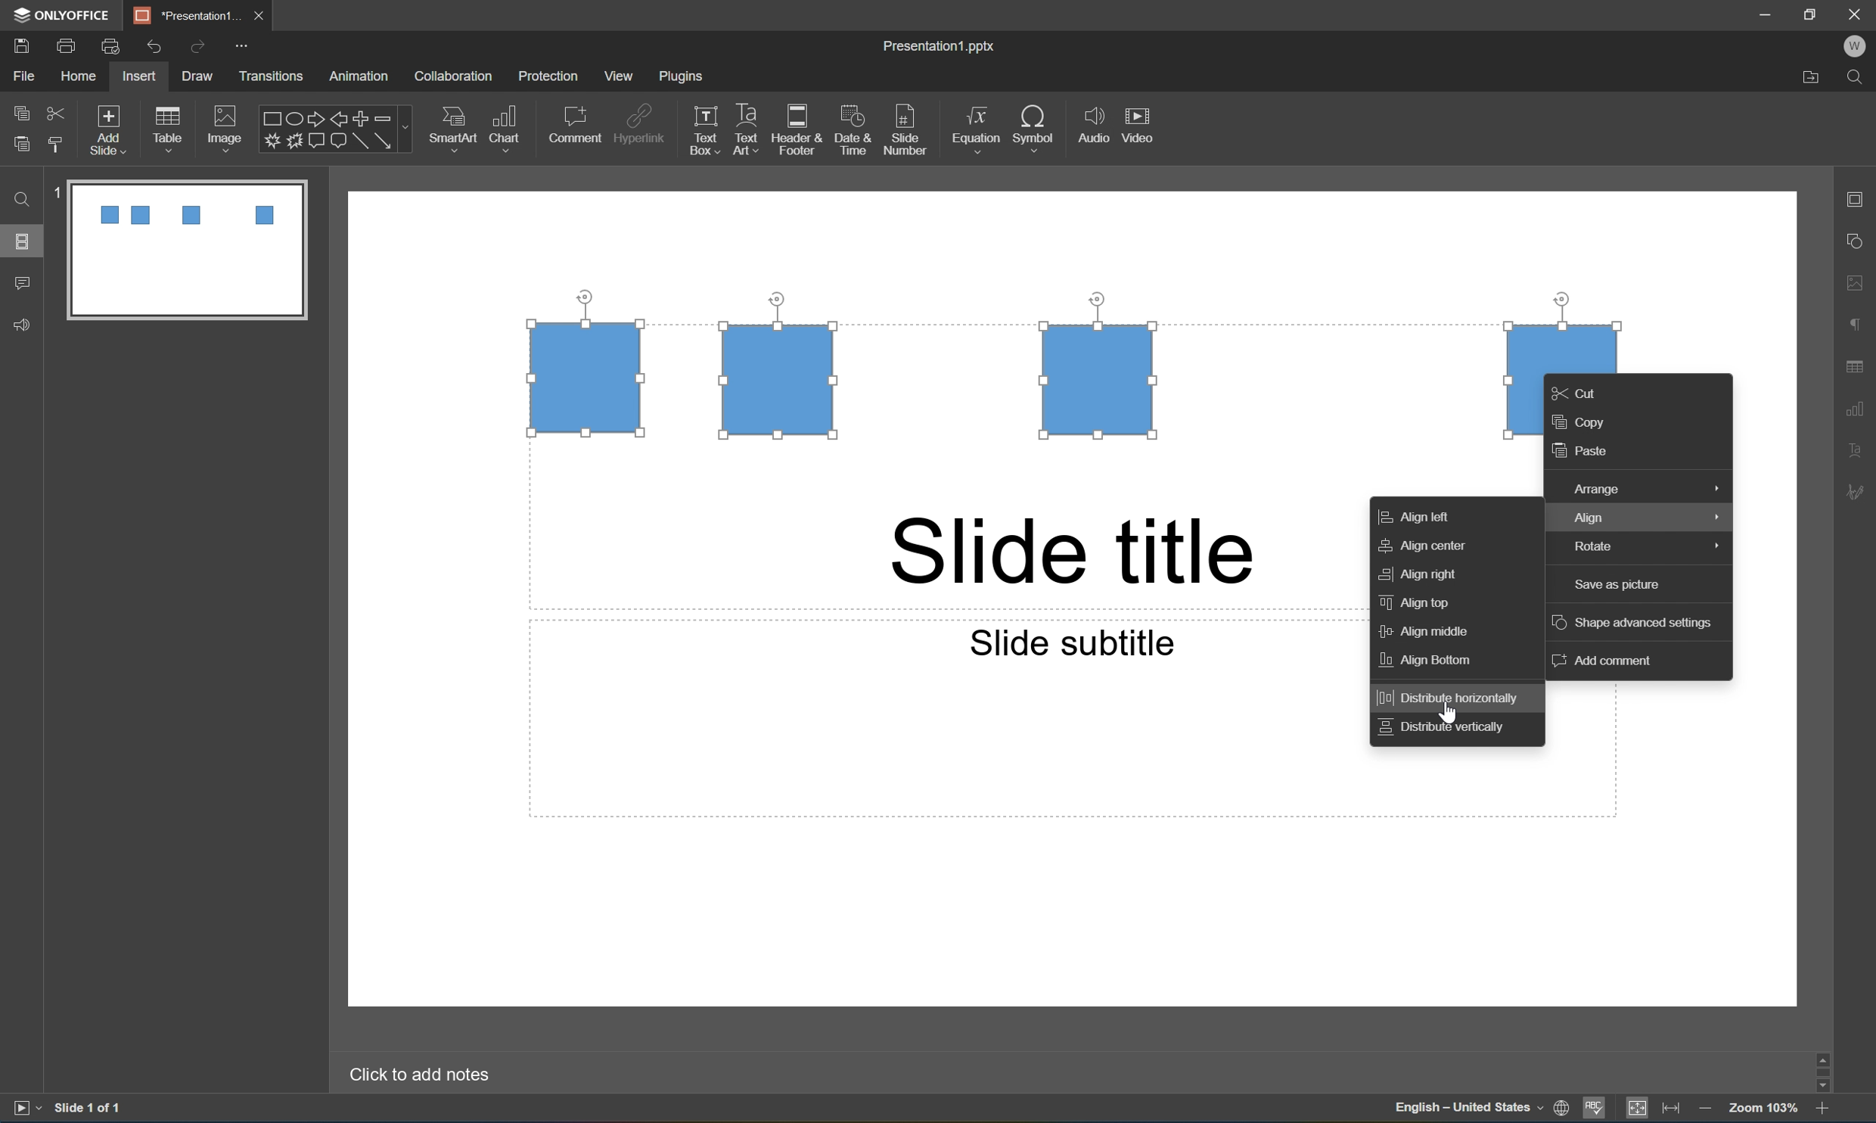 The image size is (1876, 1123). I want to click on align middle, so click(1432, 632).